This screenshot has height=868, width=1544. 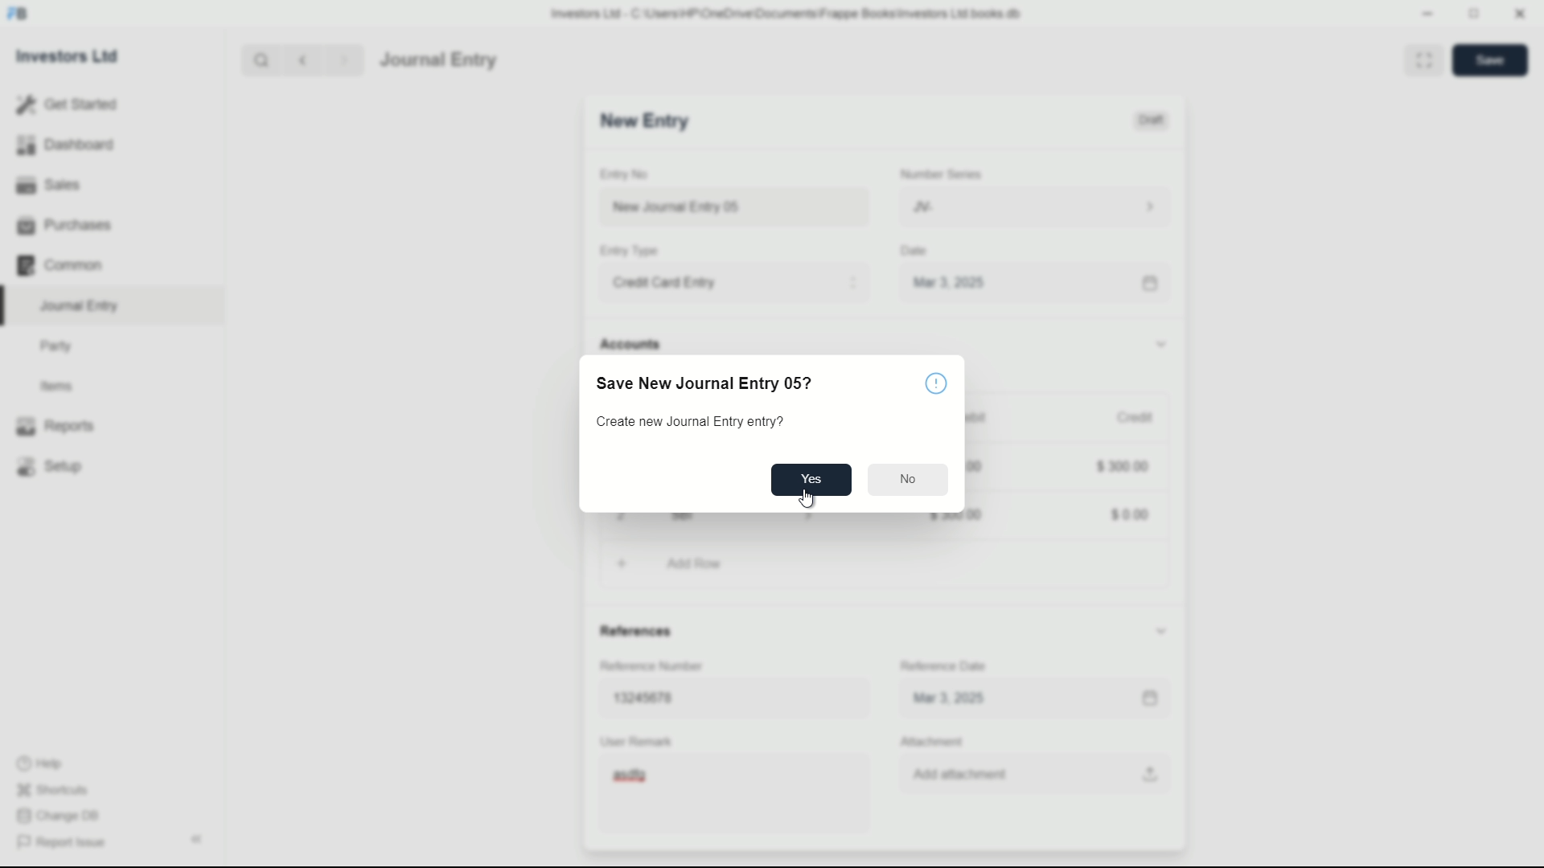 I want to click on No, so click(x=909, y=480).